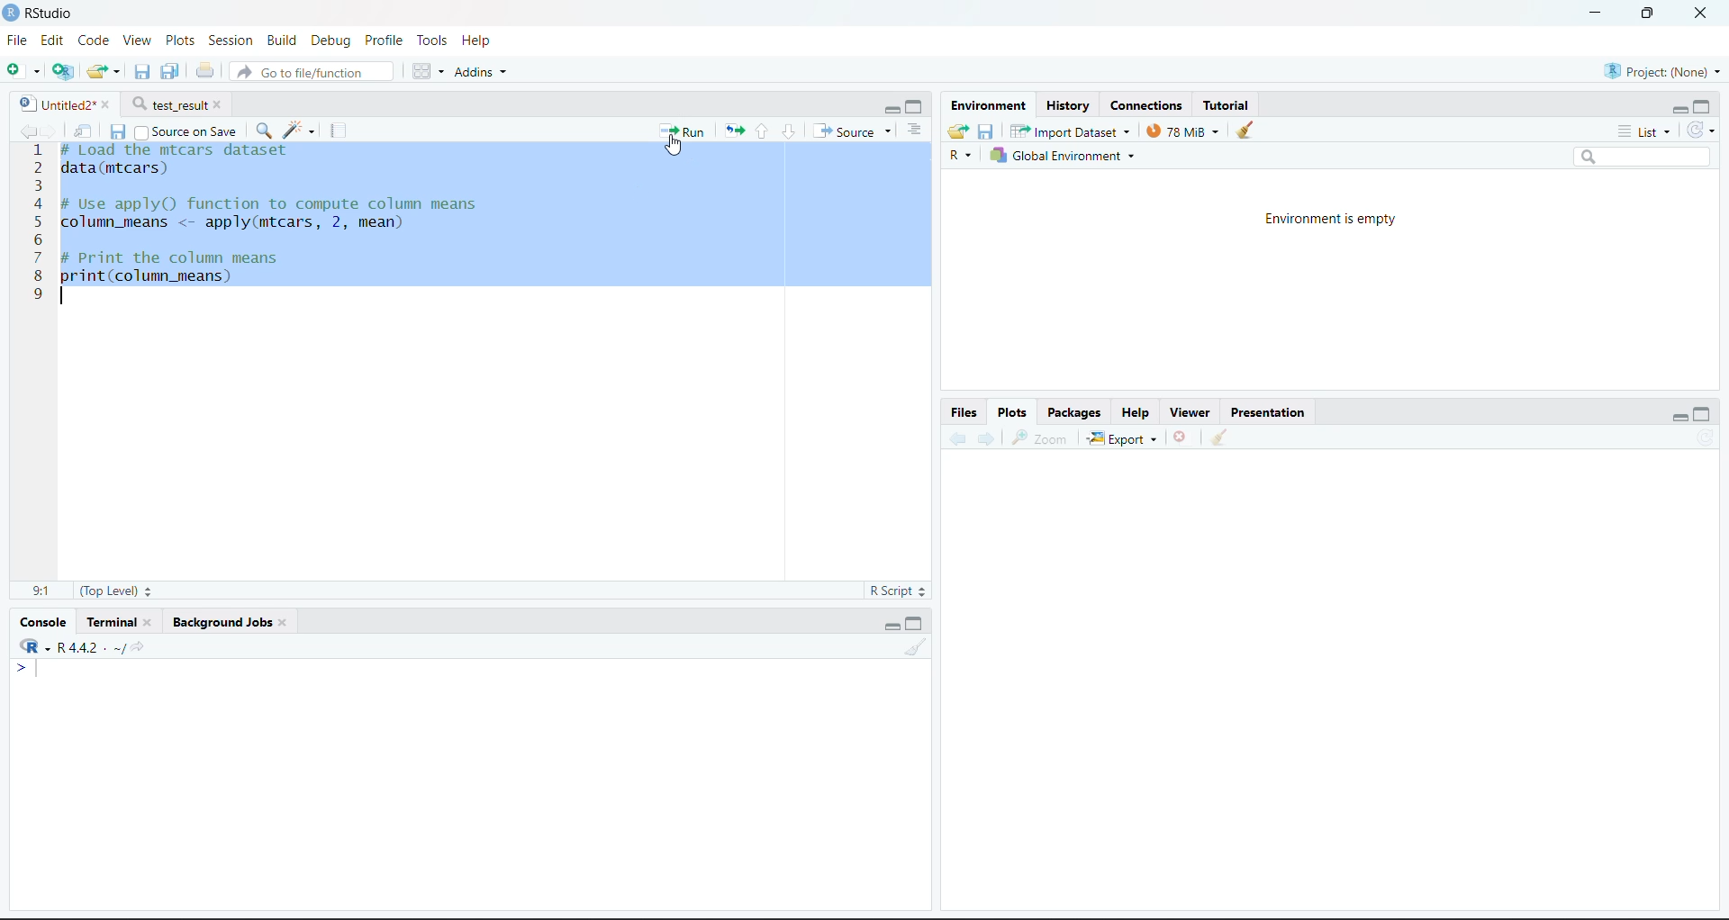 This screenshot has width=1729, height=920. I want to click on Go forward to the next source location (Ctrl + F10), so click(56, 131).